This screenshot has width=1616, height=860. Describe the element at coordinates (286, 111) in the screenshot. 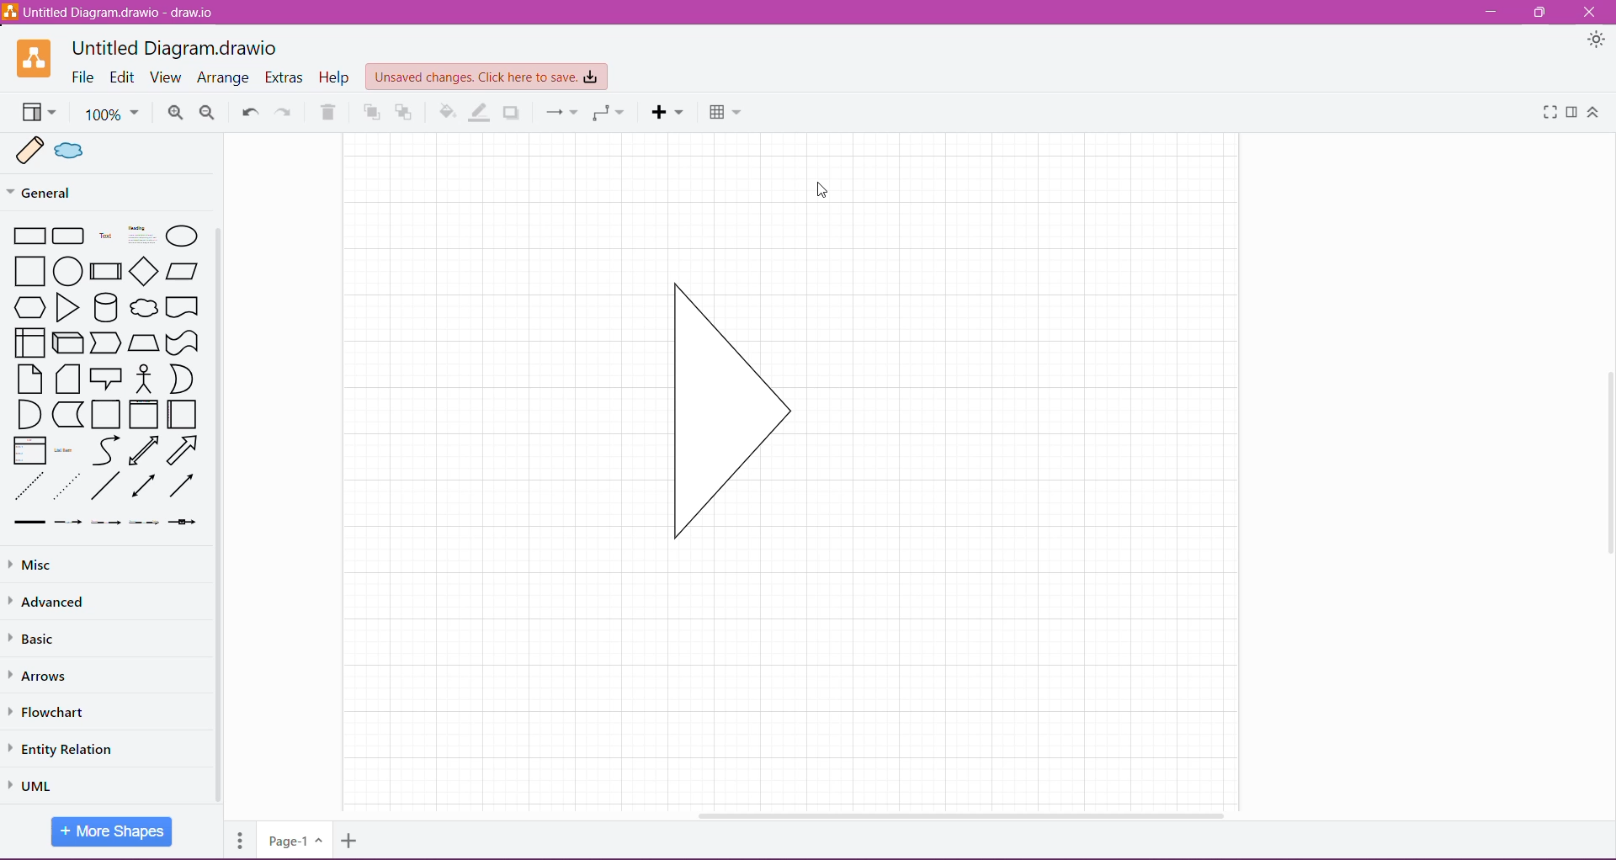

I see `Redo` at that location.